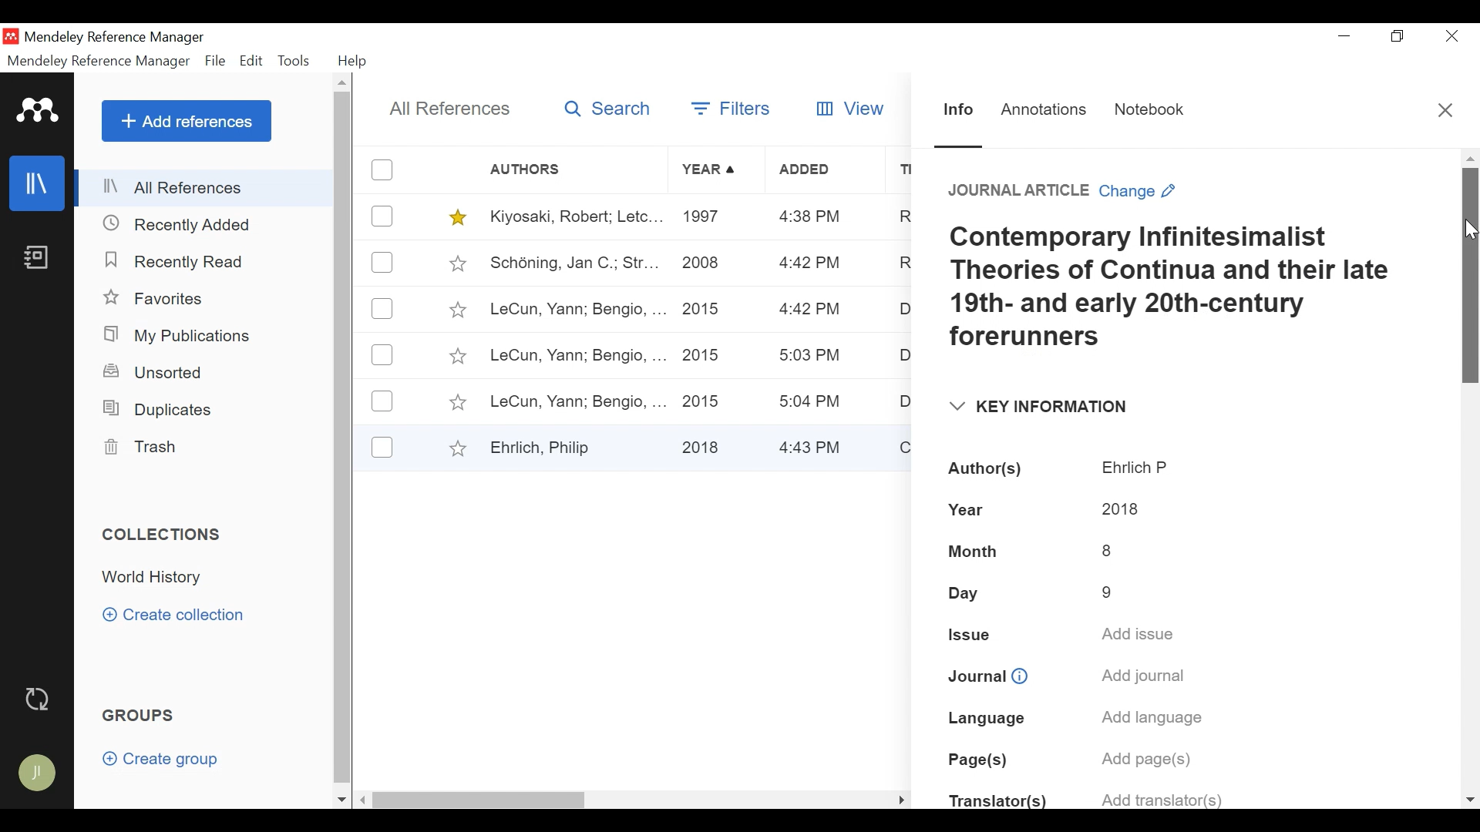  What do you see at coordinates (186, 225) in the screenshot?
I see `Recently Added` at bounding box center [186, 225].